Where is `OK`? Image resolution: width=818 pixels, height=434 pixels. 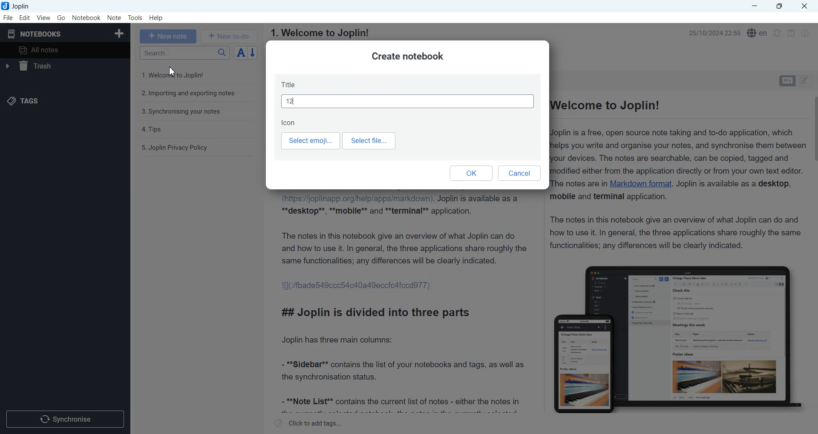 OK is located at coordinates (471, 173).